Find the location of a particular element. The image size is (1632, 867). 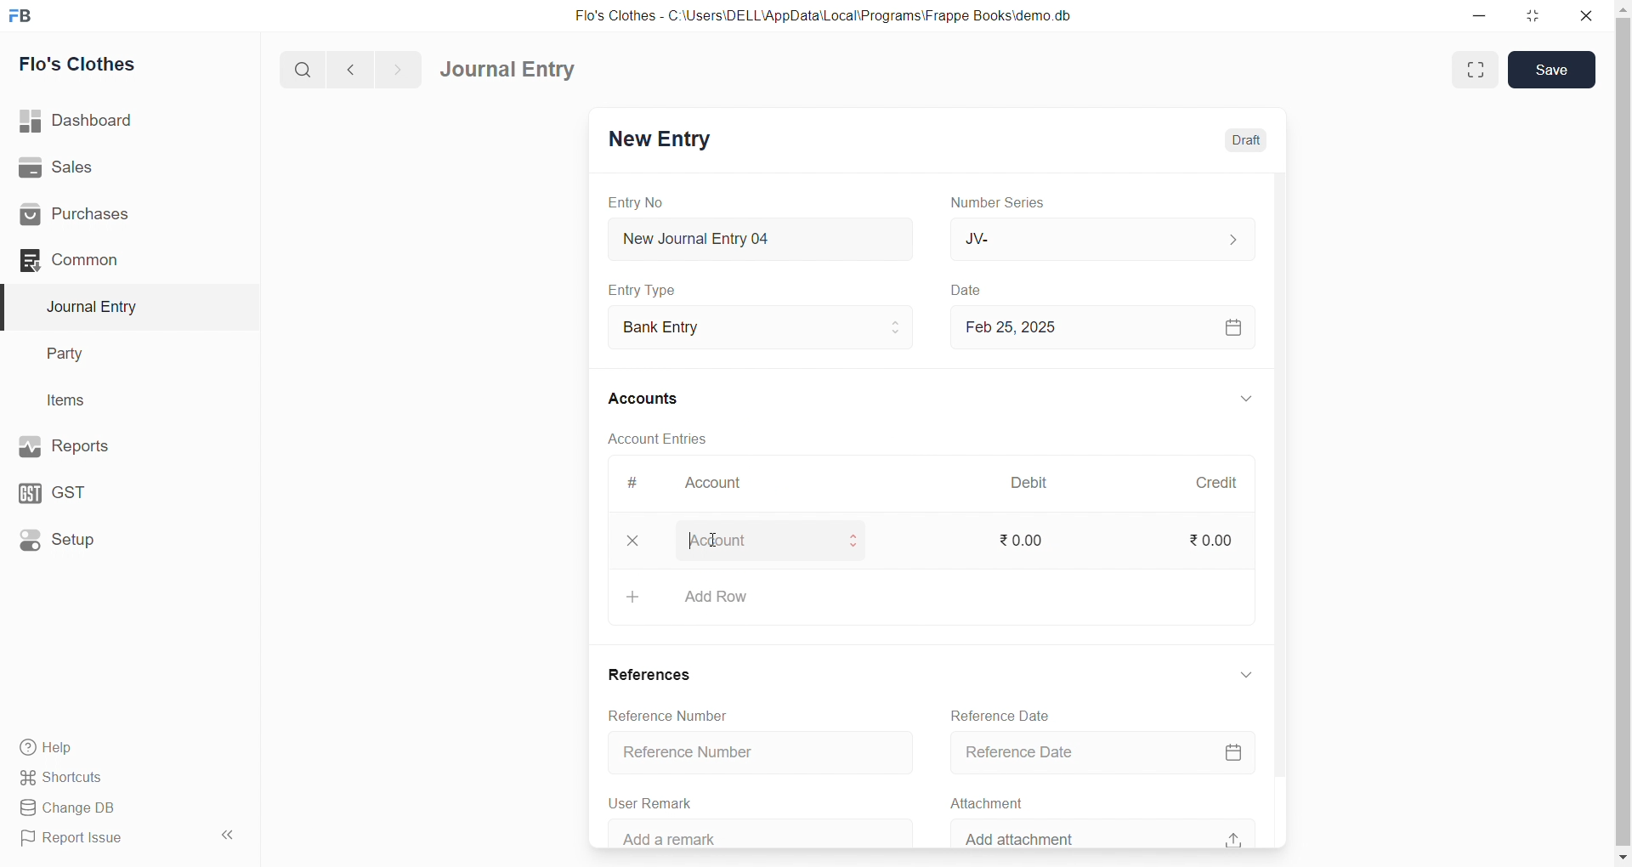

Collapse sidebar is located at coordinates (229, 838).